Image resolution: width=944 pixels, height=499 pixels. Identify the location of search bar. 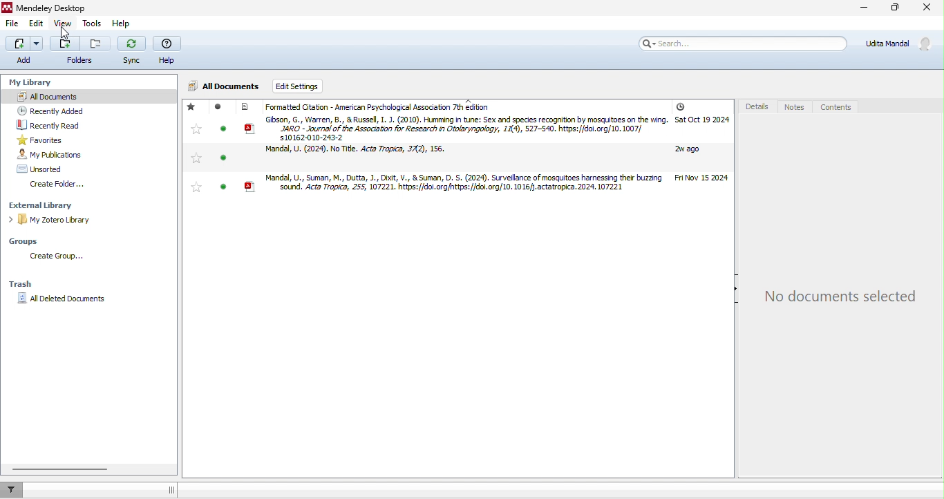
(744, 44).